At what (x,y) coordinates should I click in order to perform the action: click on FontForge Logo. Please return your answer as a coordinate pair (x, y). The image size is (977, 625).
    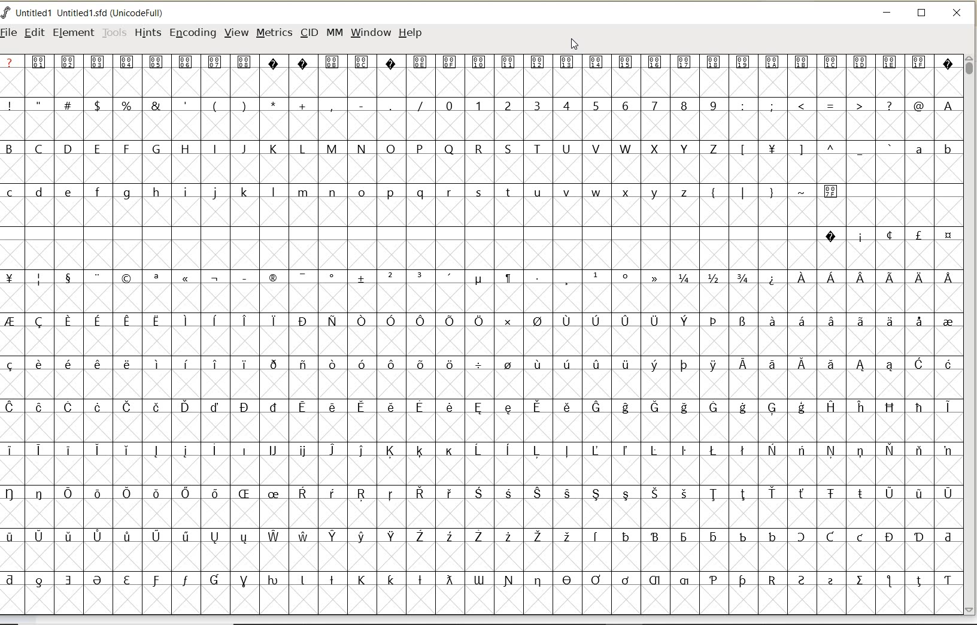
    Looking at the image, I should click on (7, 11).